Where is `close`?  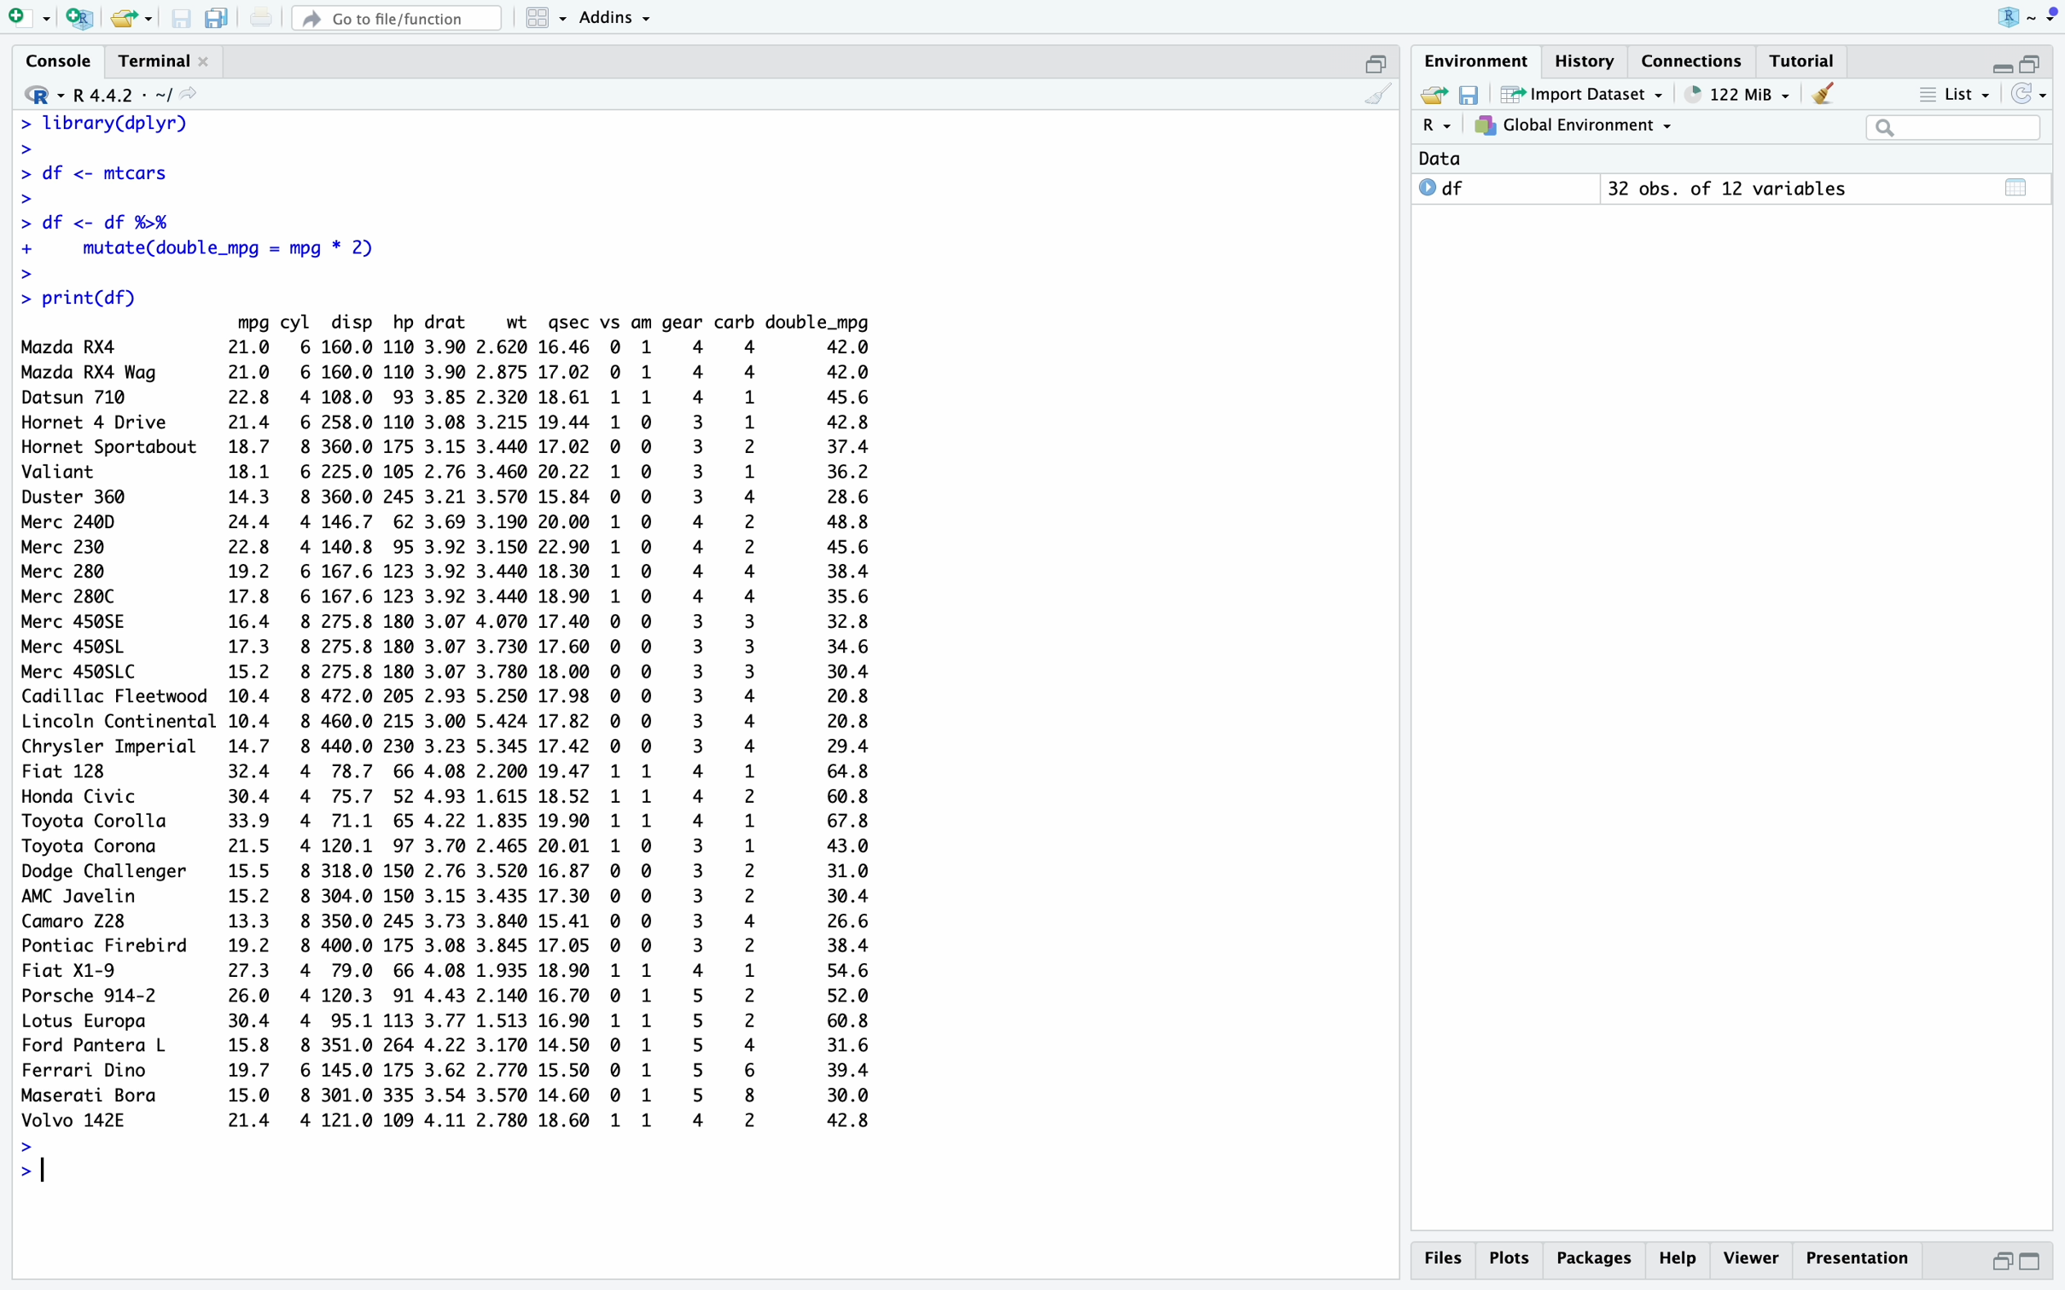
close is located at coordinates (204, 61).